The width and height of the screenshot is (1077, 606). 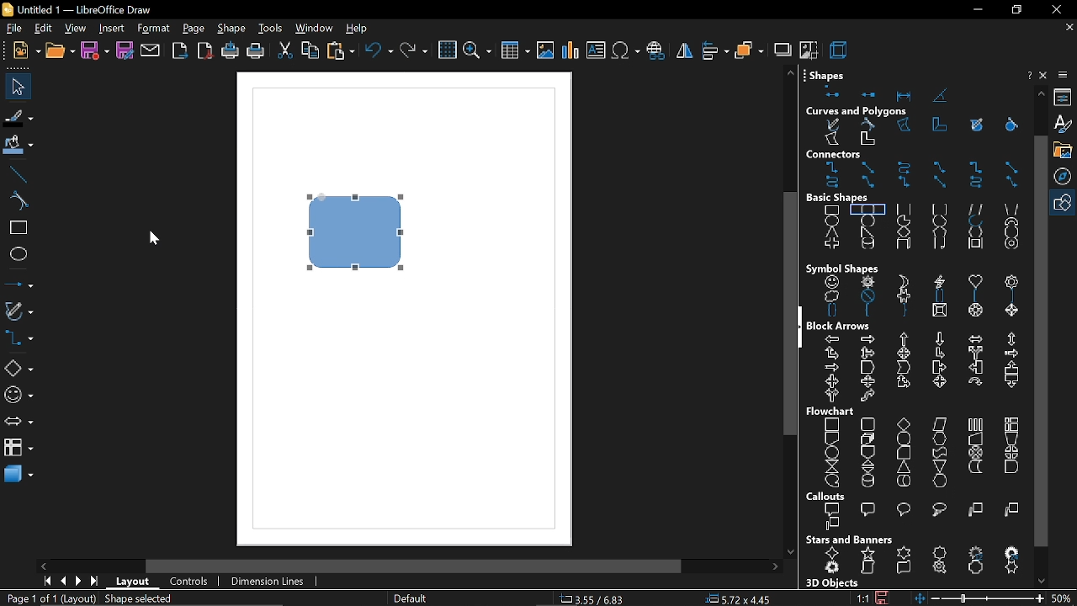 I want to click on dimension lines, so click(x=269, y=582).